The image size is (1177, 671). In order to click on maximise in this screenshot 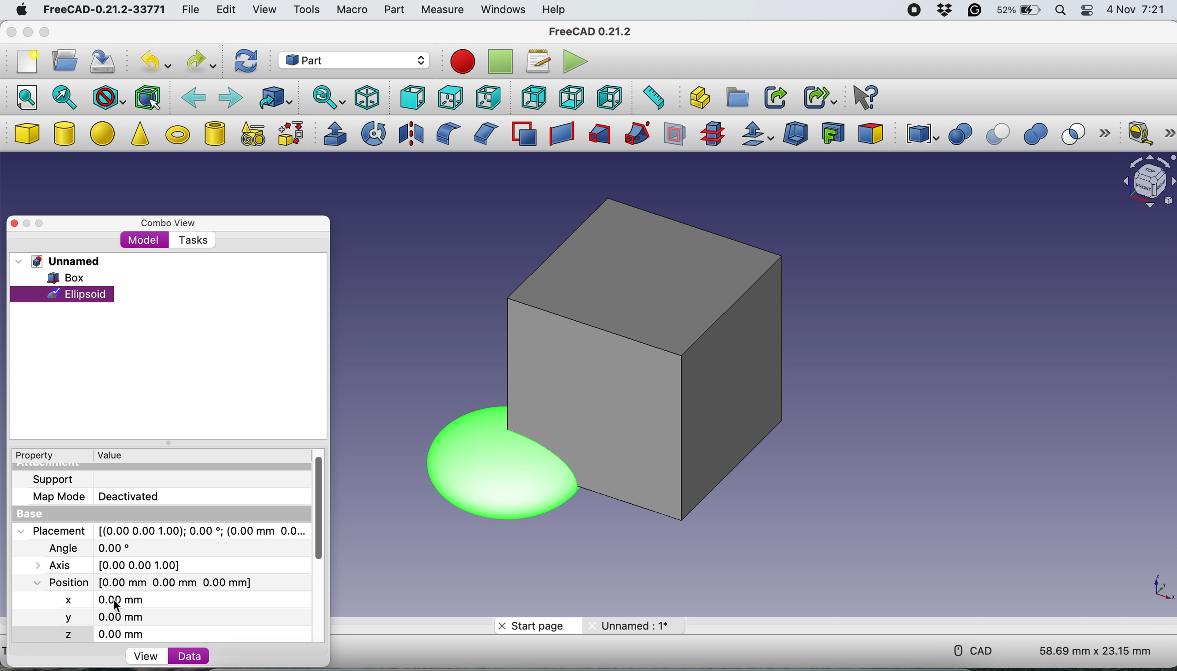, I will do `click(48, 221)`.